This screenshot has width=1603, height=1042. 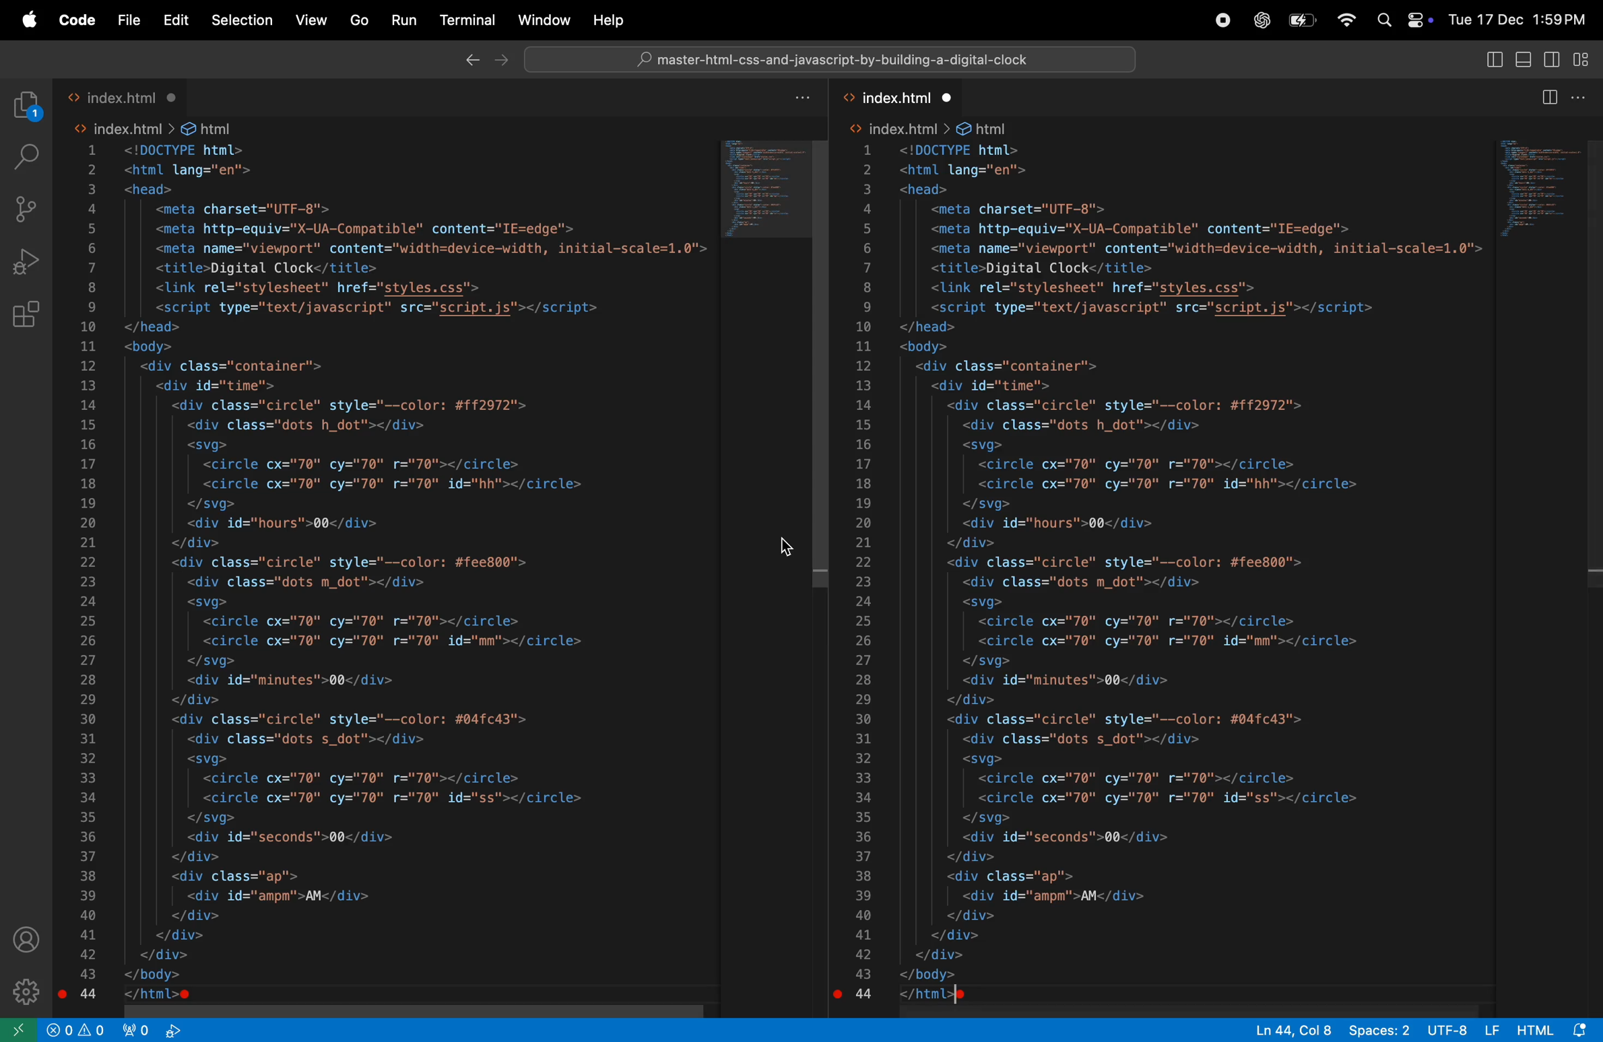 What do you see at coordinates (1345, 18) in the screenshot?
I see `wifi` at bounding box center [1345, 18].